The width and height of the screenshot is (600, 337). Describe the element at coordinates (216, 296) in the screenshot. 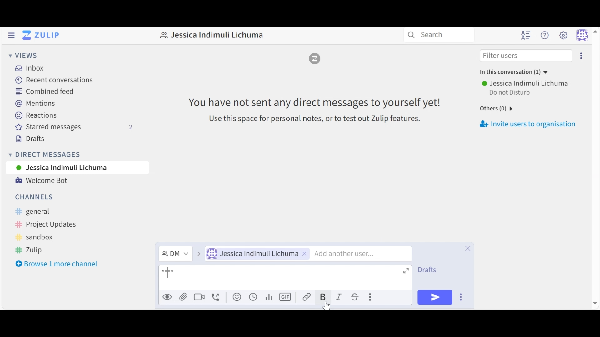

I see `Add a voice call` at that location.